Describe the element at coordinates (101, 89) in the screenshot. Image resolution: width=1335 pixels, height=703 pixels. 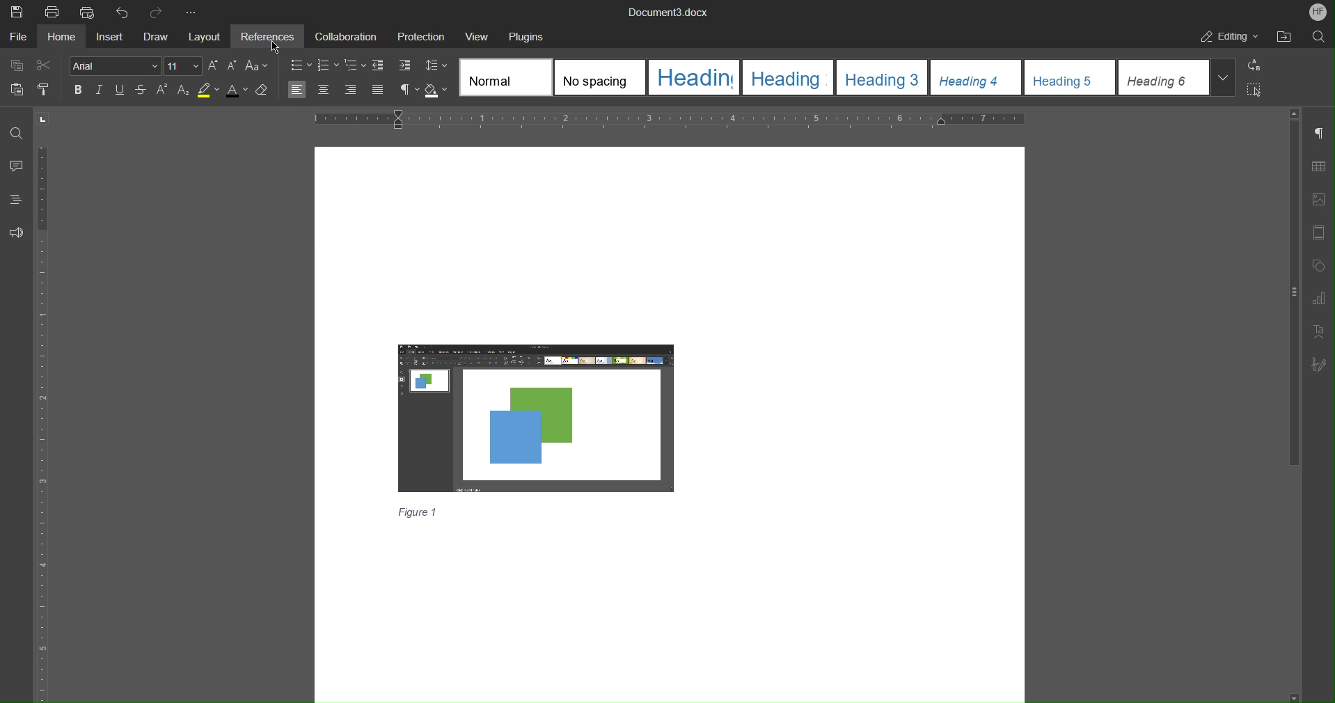
I see `Italics` at that location.